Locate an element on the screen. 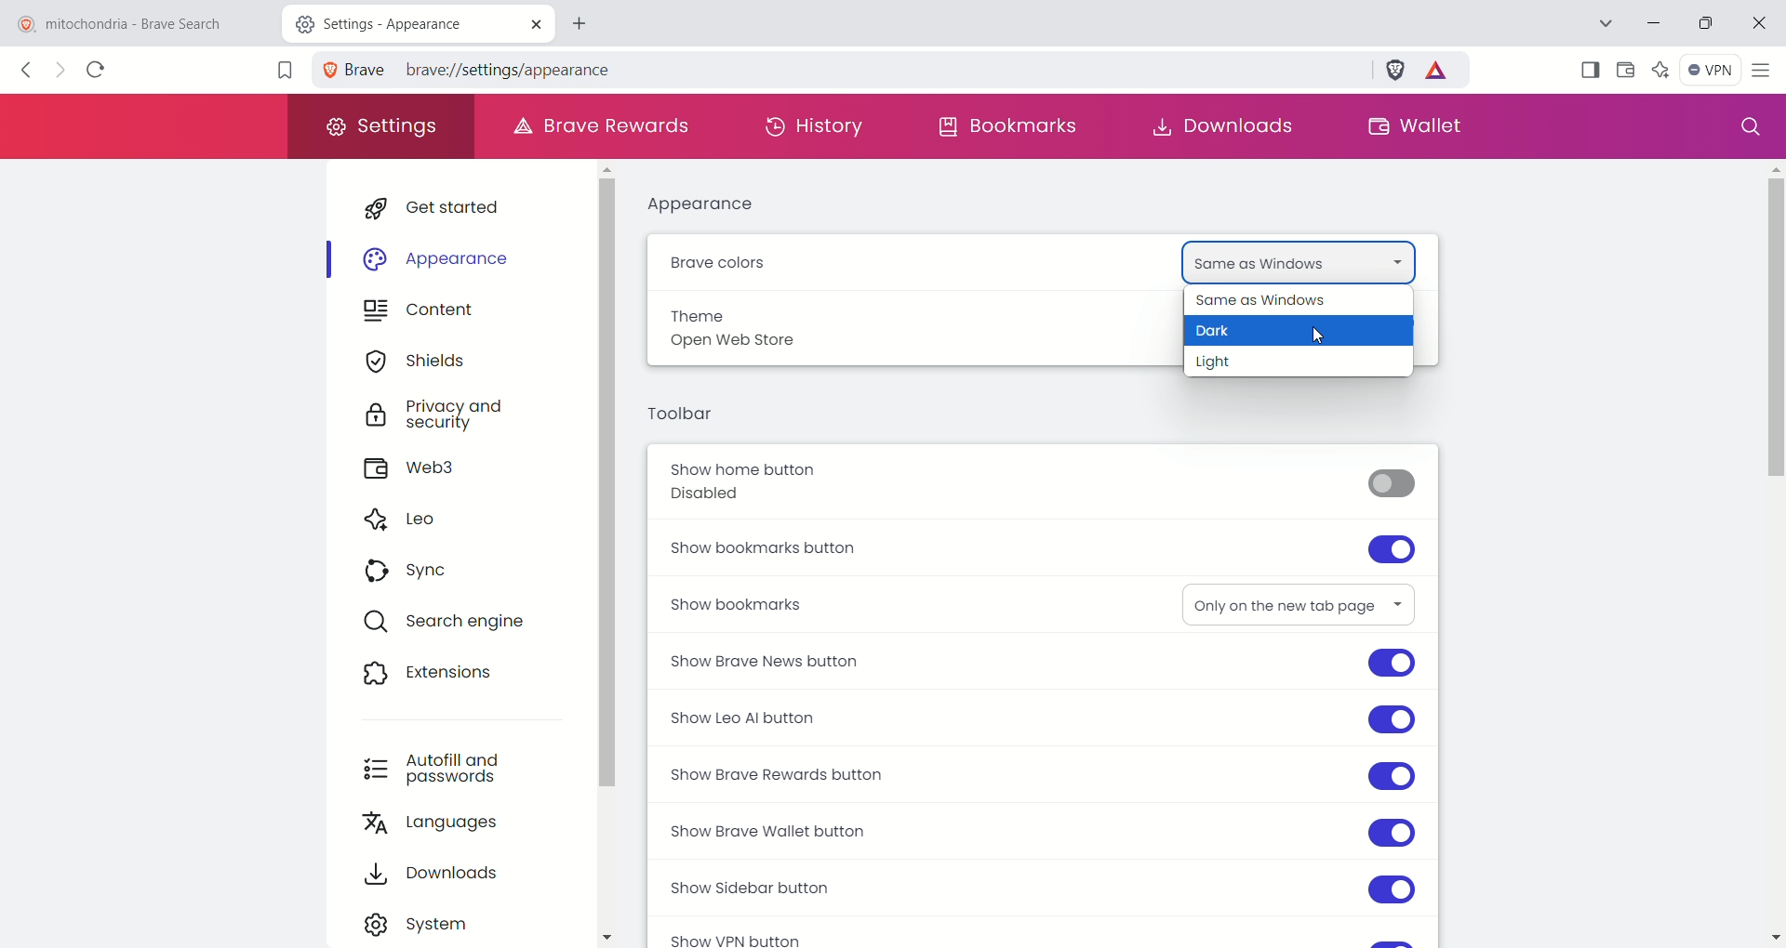 This screenshot has width=1786, height=948. cursor is located at coordinates (1316, 340).